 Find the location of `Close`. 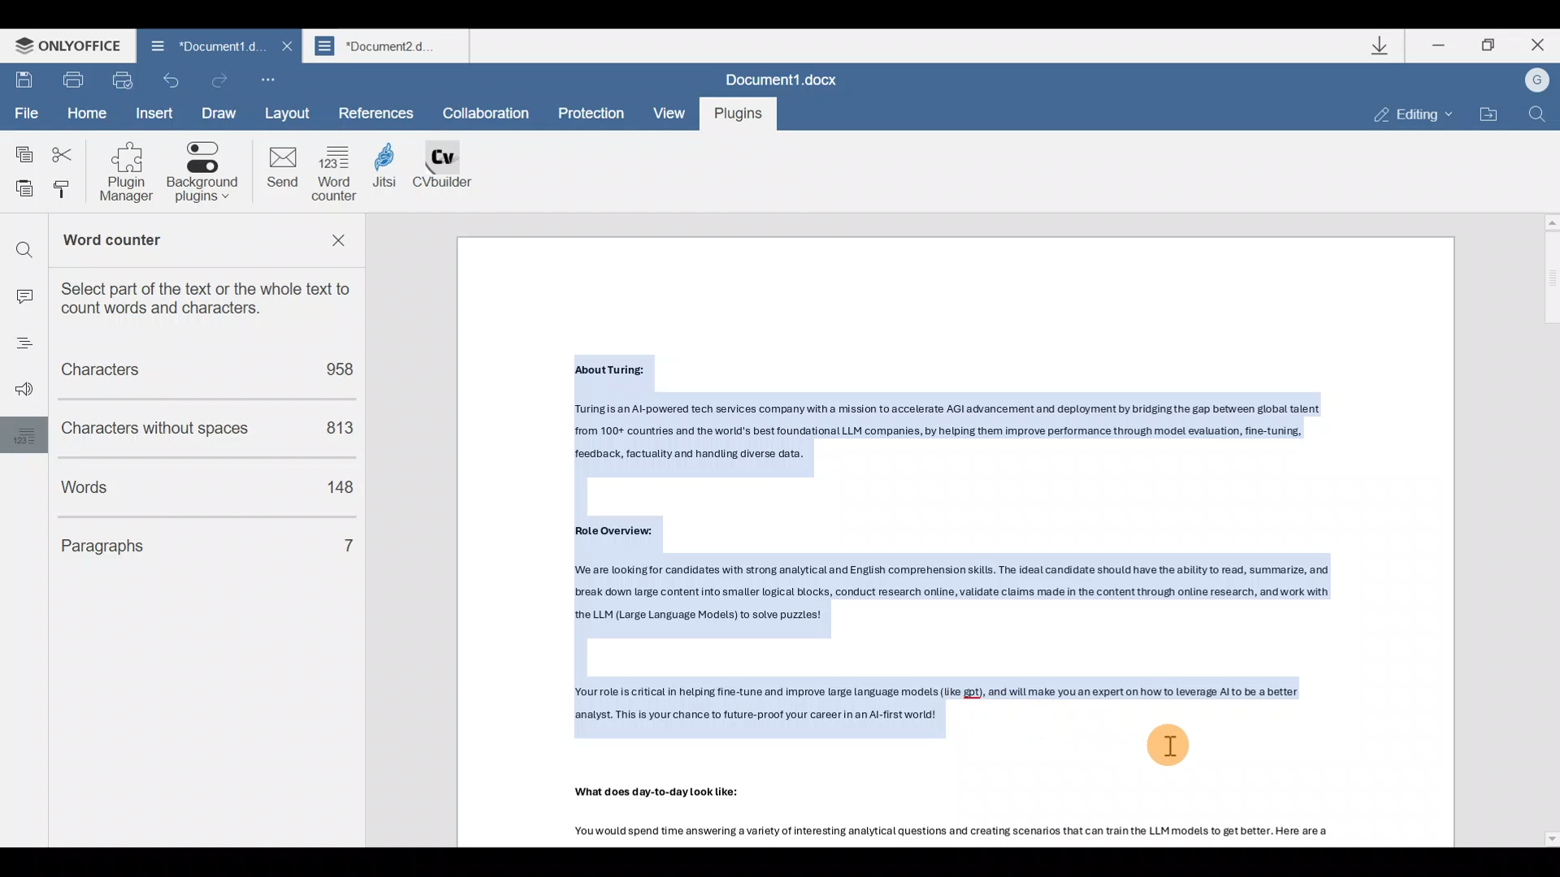

Close is located at coordinates (284, 46).